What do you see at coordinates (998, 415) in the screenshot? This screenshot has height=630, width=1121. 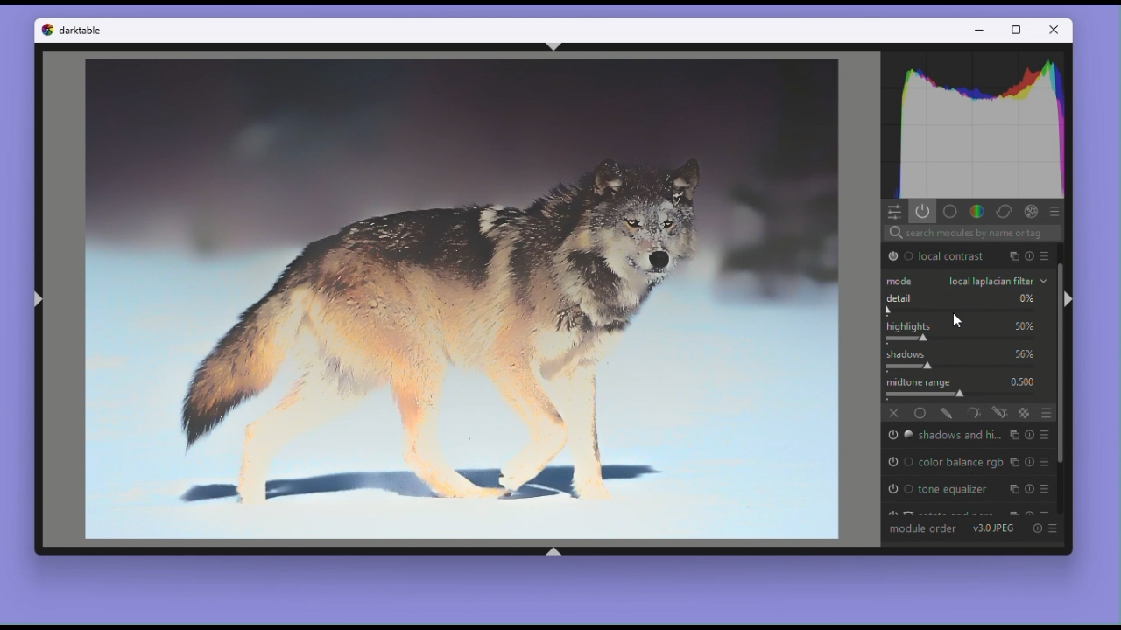 I see `drawn & parametric mask` at bounding box center [998, 415].